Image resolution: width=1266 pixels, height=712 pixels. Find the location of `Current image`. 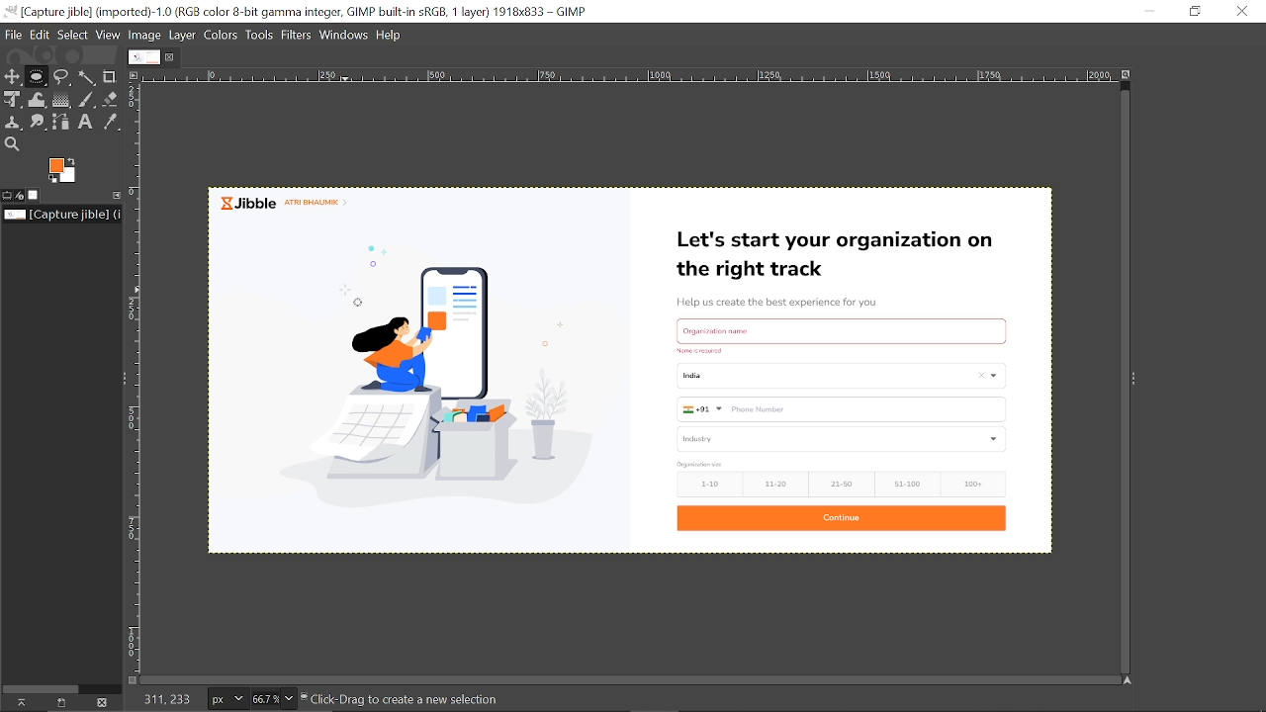

Current image is located at coordinates (636, 368).